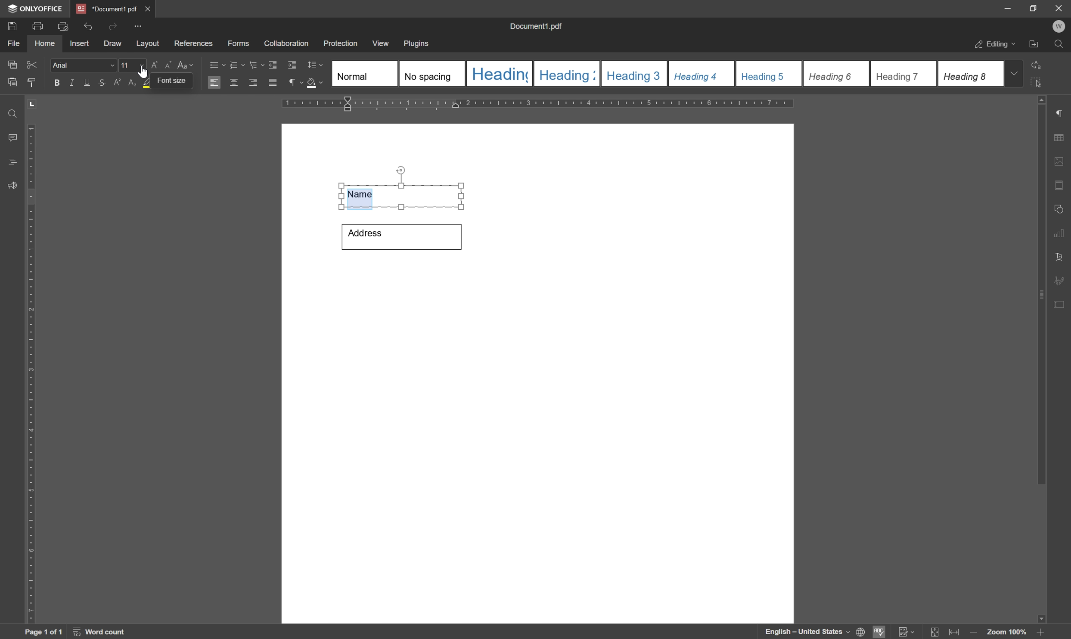 The image size is (1071, 639). I want to click on table settings, so click(1062, 138).